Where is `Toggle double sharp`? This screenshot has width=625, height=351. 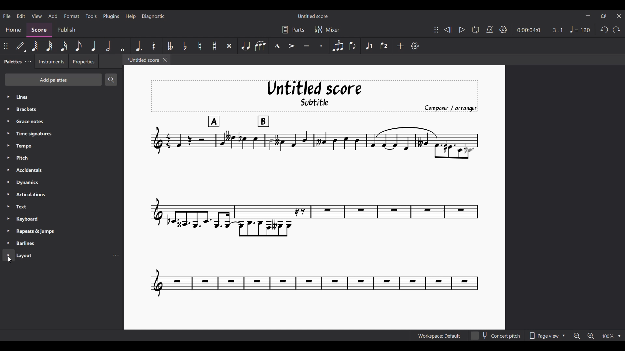
Toggle double sharp is located at coordinates (229, 46).